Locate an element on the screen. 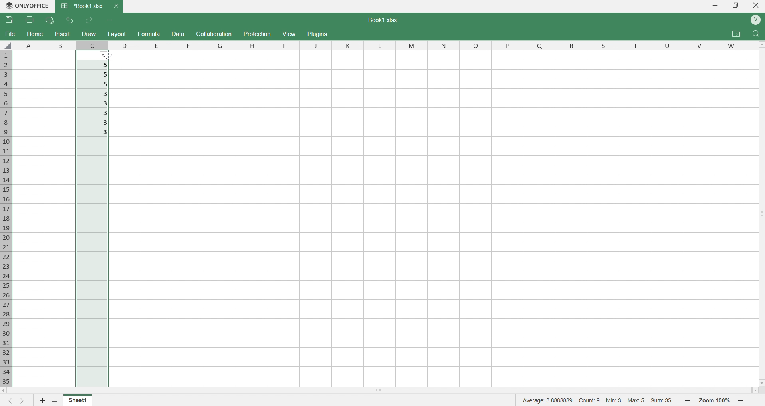 The image size is (765, 406). Filter is located at coordinates (107, 55).